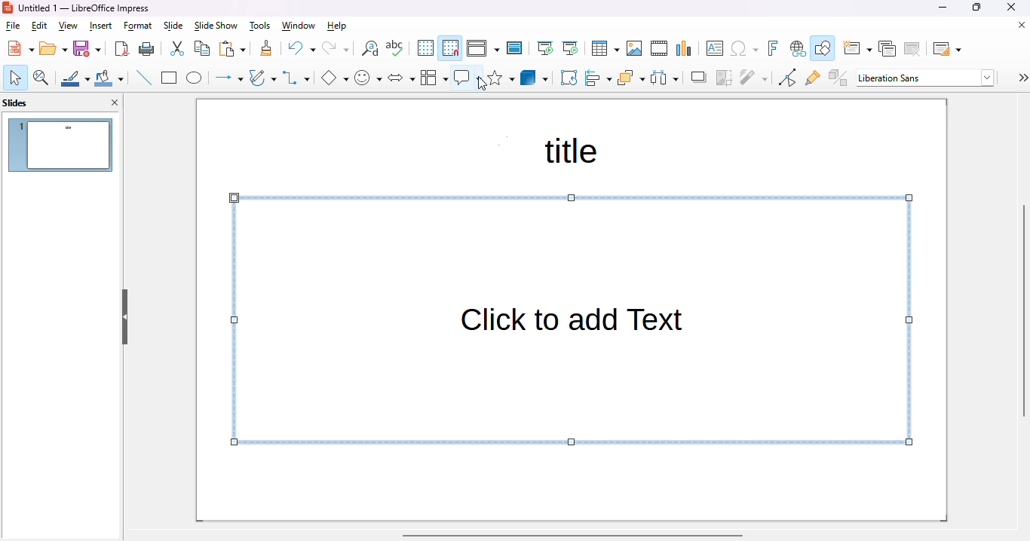  What do you see at coordinates (16, 103) in the screenshot?
I see `slides` at bounding box center [16, 103].